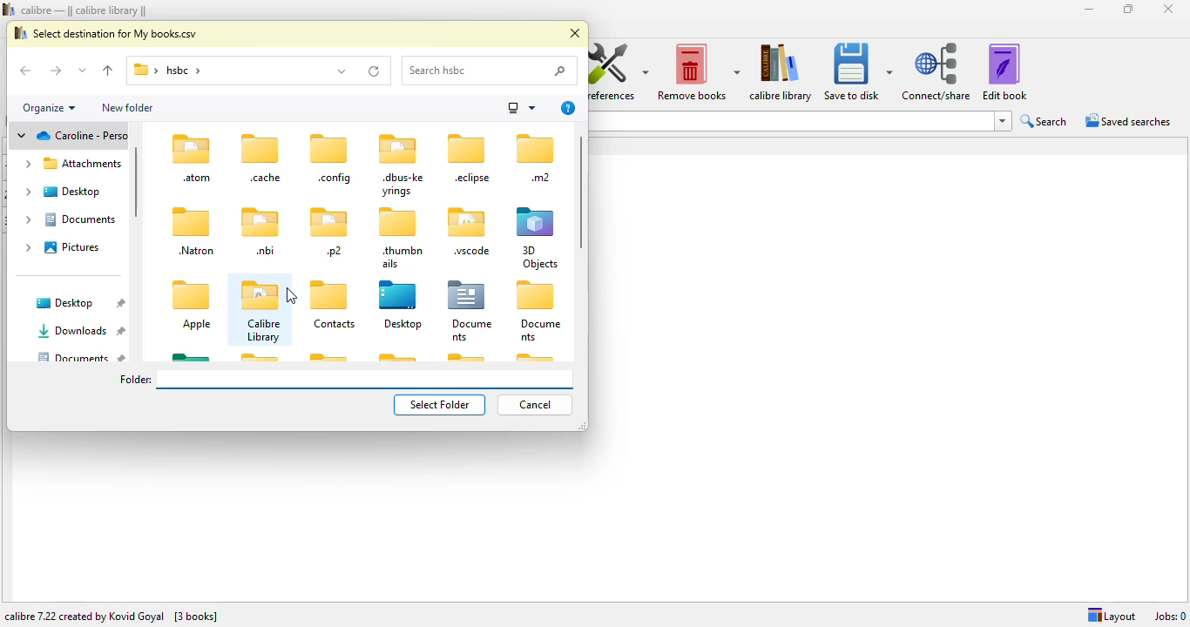 This screenshot has height=627, width=1190. What do you see at coordinates (698, 71) in the screenshot?
I see `remove books` at bounding box center [698, 71].